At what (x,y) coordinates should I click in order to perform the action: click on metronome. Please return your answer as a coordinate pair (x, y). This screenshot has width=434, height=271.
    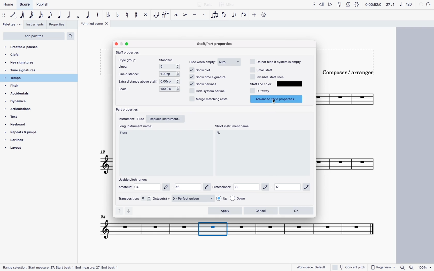
    Looking at the image, I should click on (349, 4).